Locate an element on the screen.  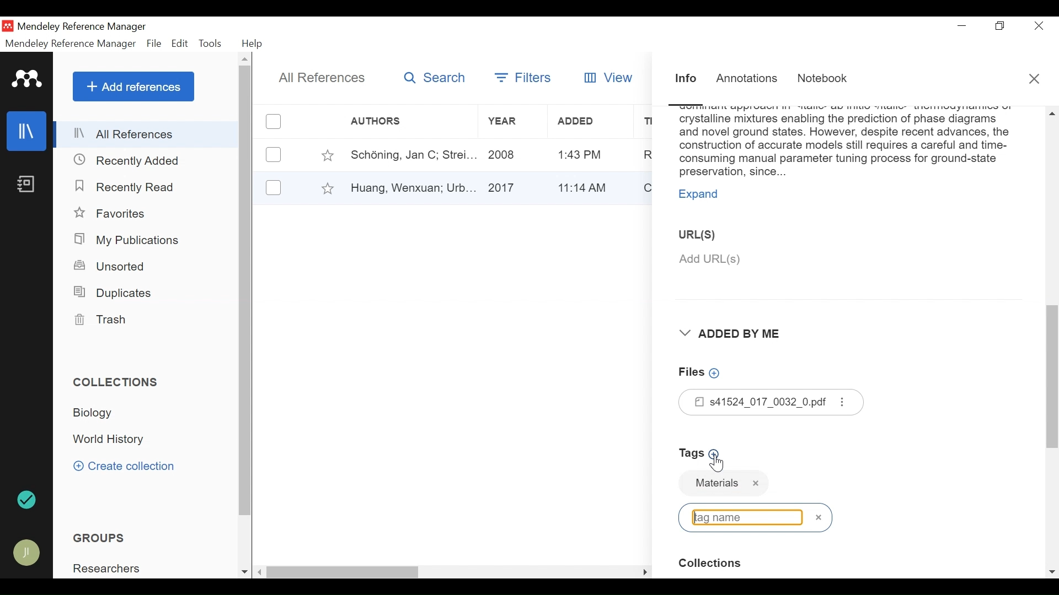
Edit is located at coordinates (180, 44).